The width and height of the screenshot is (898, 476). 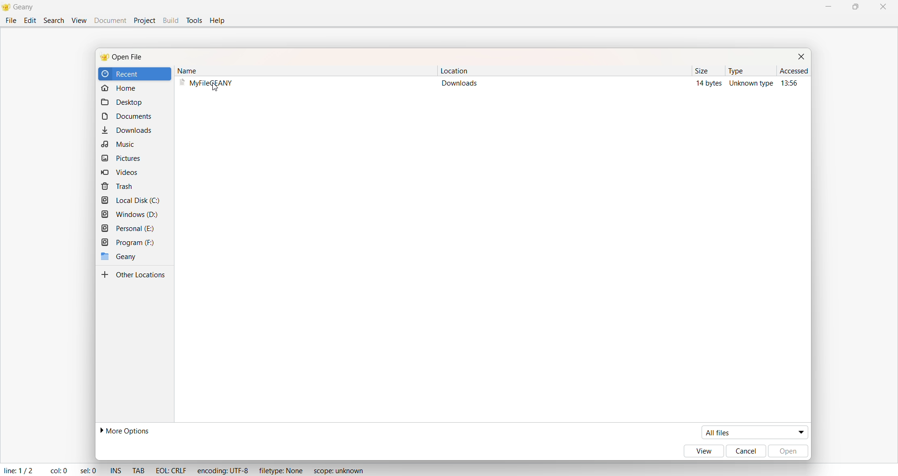 I want to click on Scope: unknown, so click(x=338, y=471).